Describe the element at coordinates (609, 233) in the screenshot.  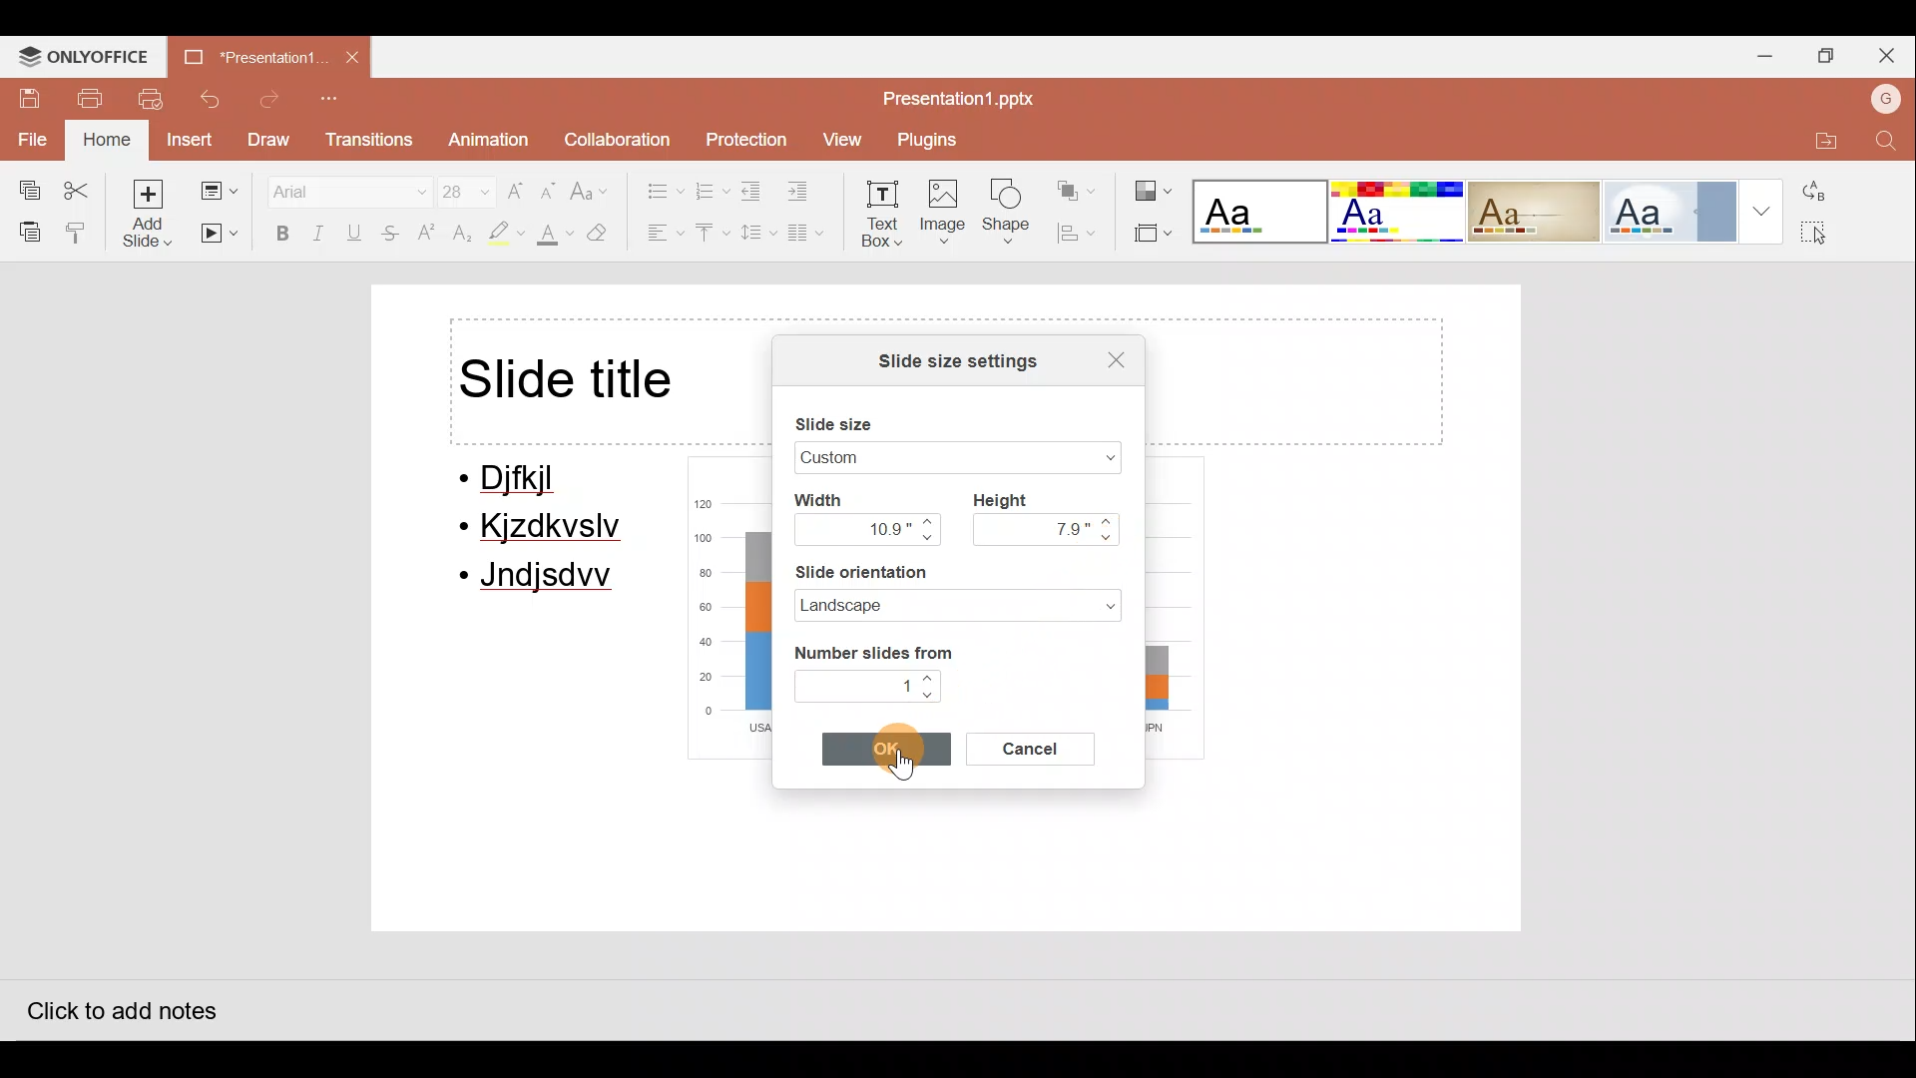
I see `Clear style` at that location.